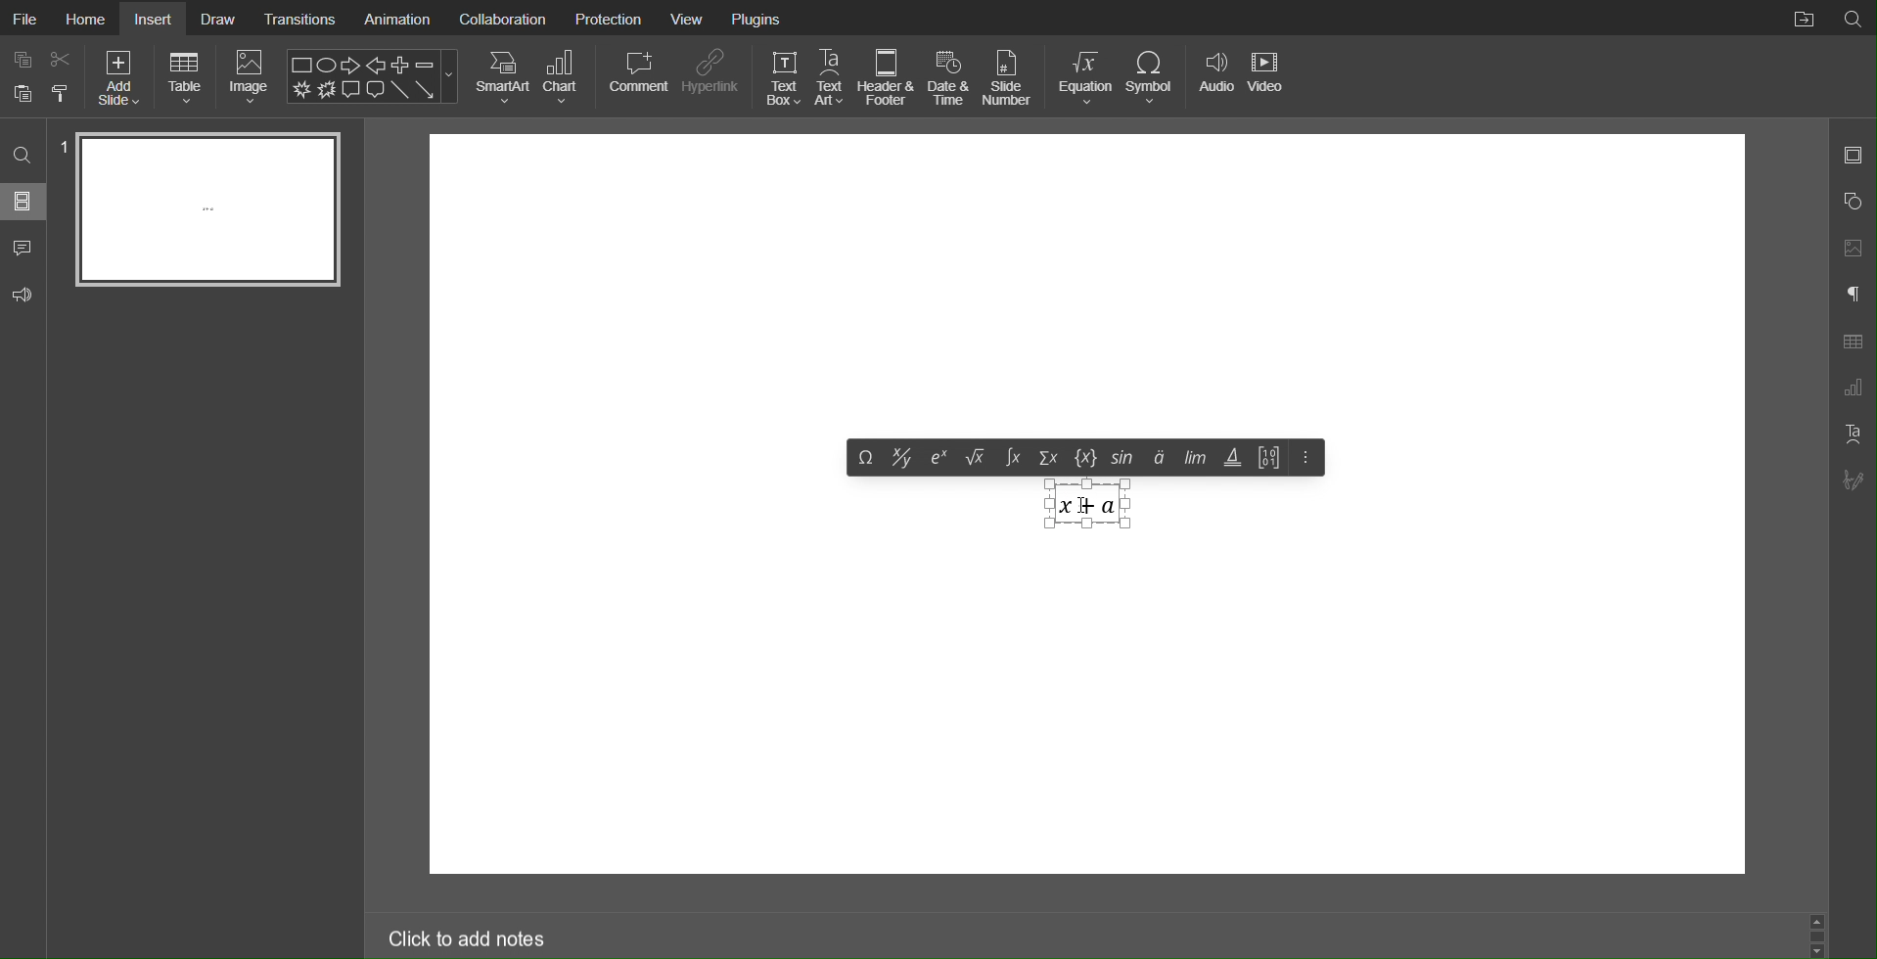 Image resolution: width=1877 pixels, height=959 pixels. I want to click on Exponent, so click(939, 458).